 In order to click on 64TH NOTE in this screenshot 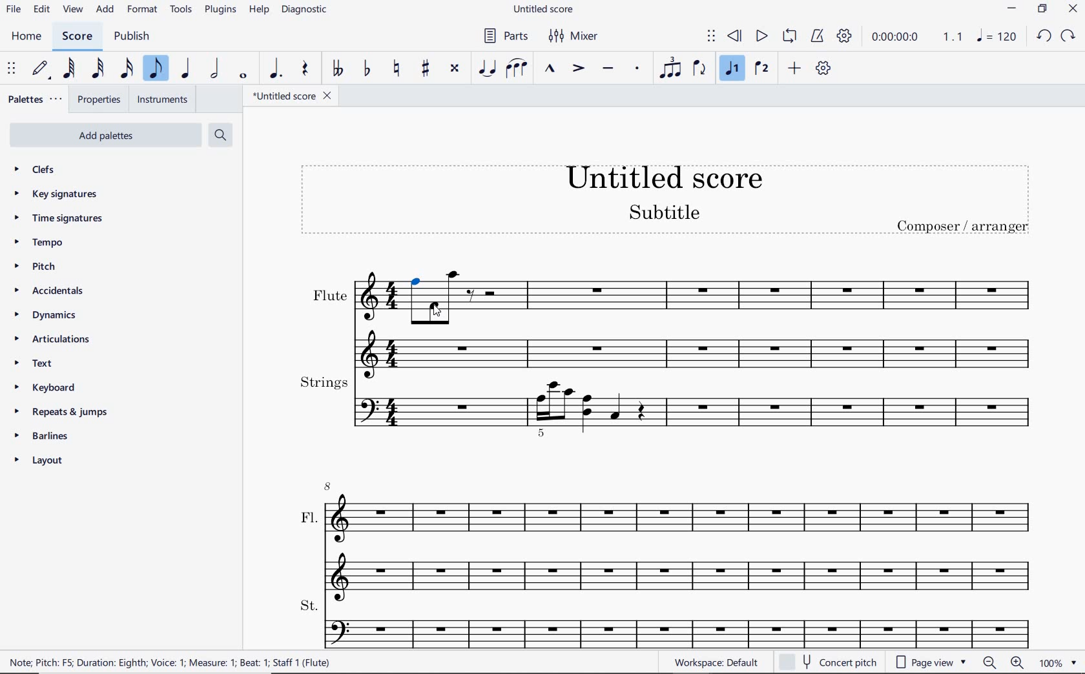, I will do `click(69, 68)`.